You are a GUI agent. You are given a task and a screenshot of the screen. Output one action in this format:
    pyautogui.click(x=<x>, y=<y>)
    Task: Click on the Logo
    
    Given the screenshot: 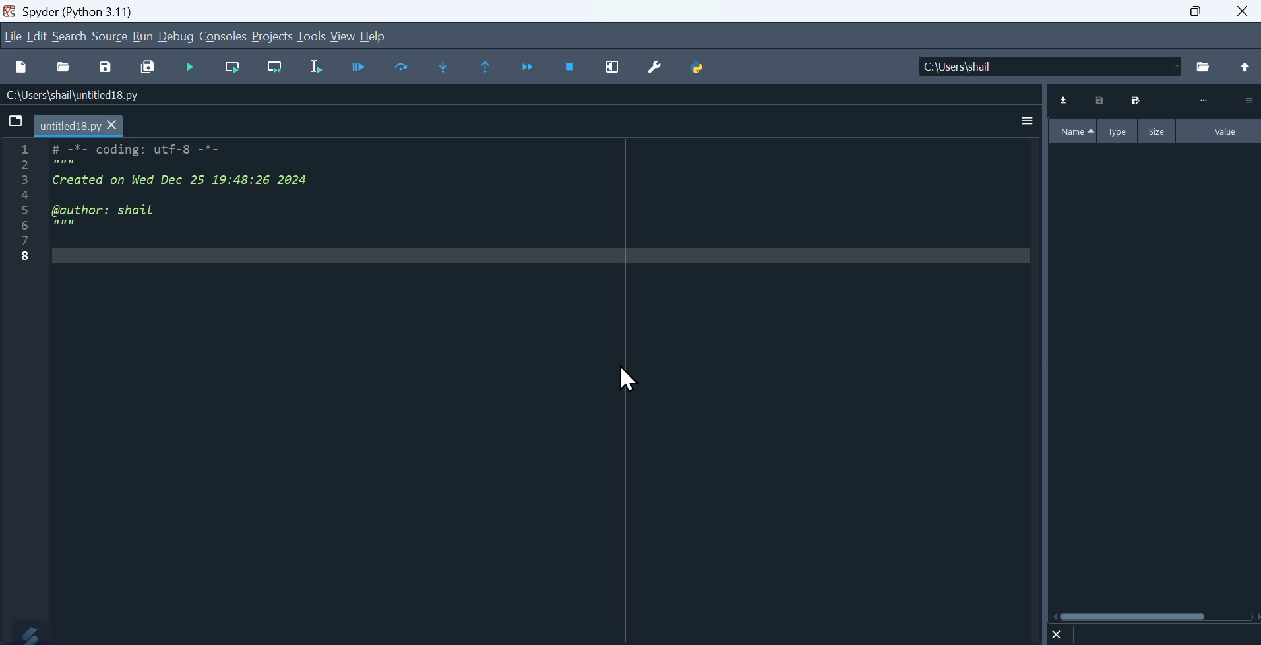 What is the action you would take?
    pyautogui.click(x=24, y=632)
    